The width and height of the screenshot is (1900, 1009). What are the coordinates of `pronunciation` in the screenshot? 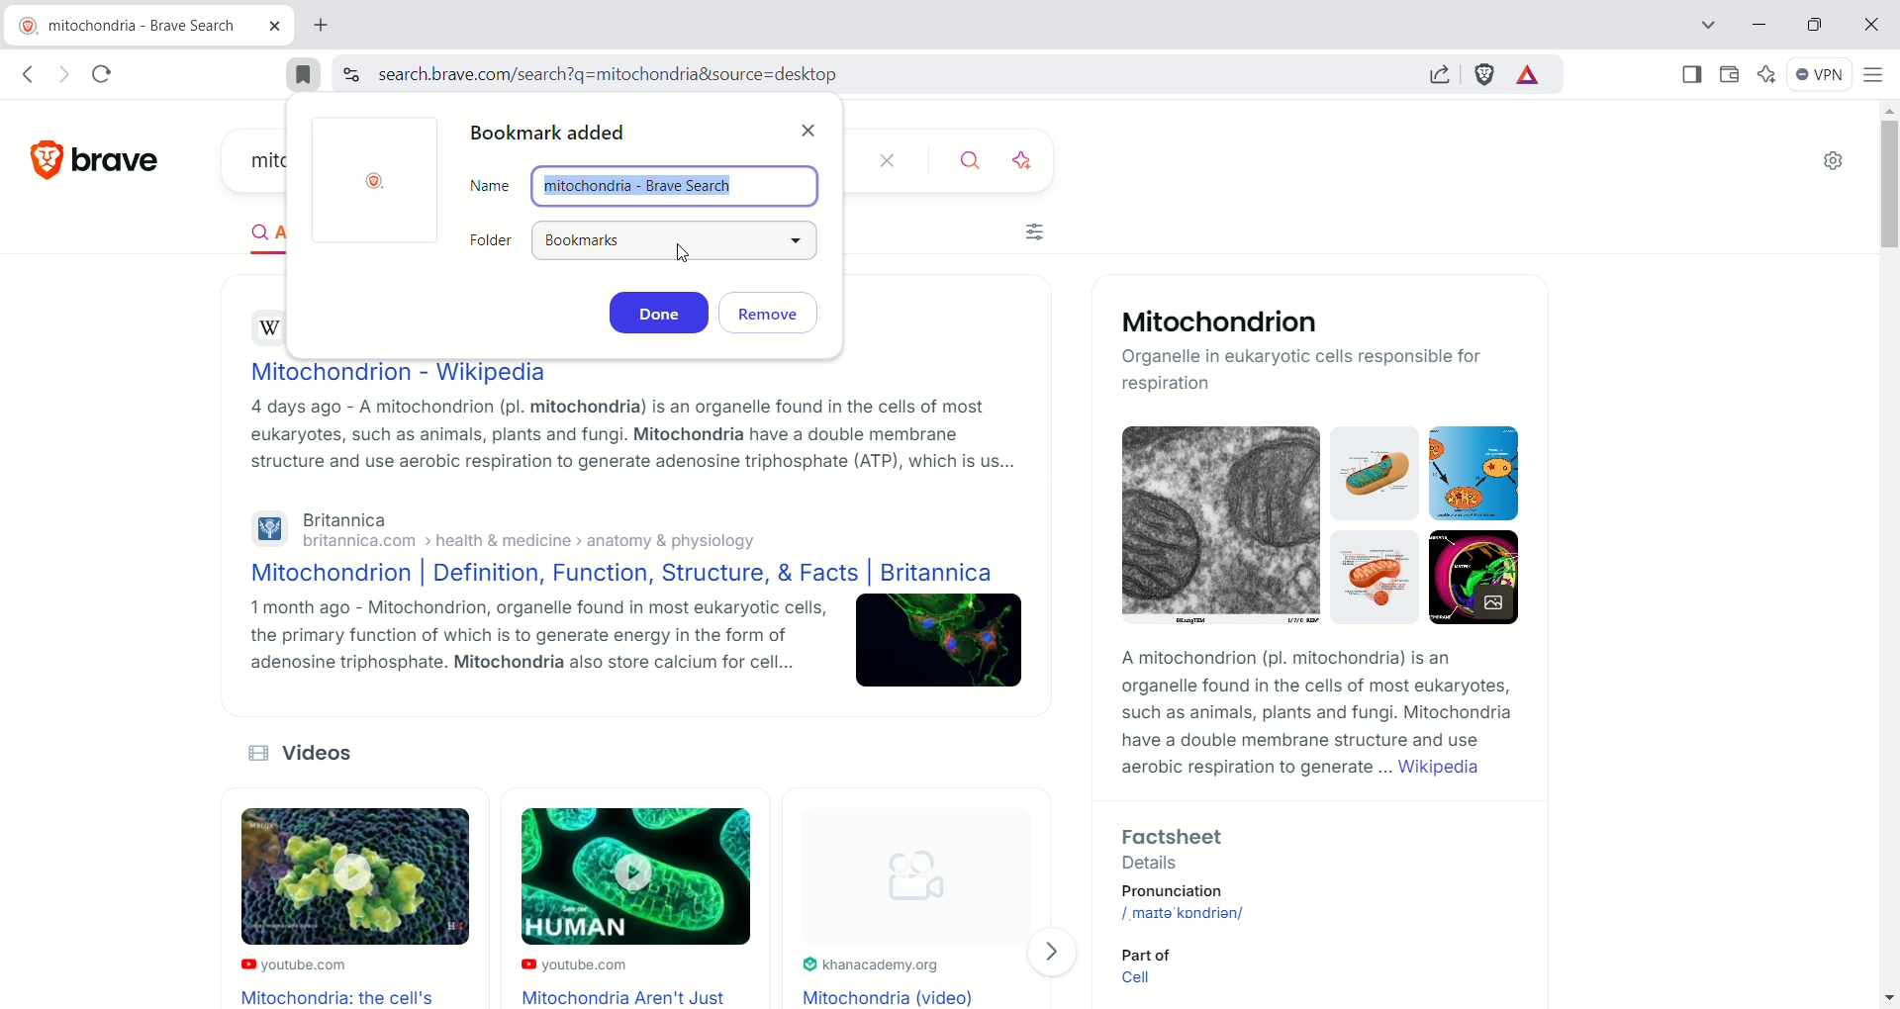 It's located at (1201, 891).